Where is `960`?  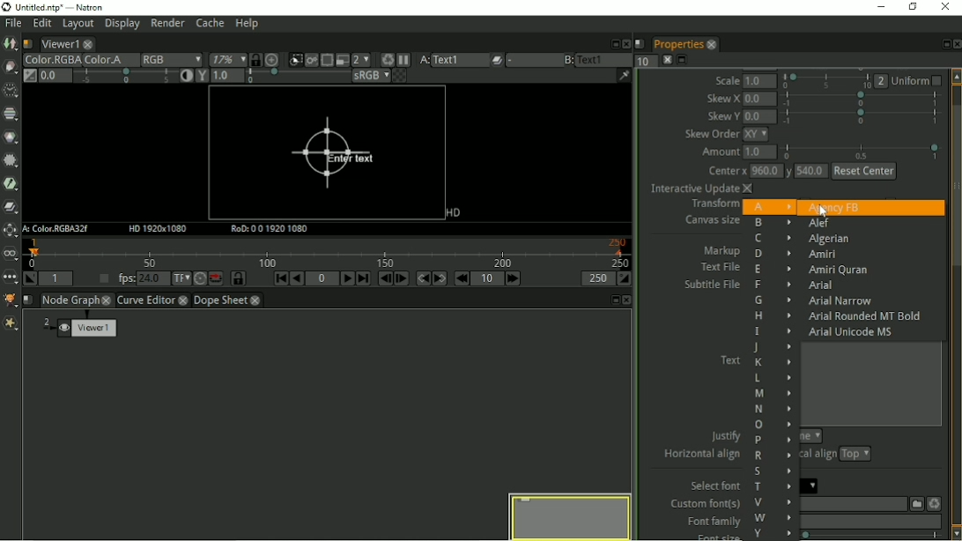 960 is located at coordinates (765, 171).